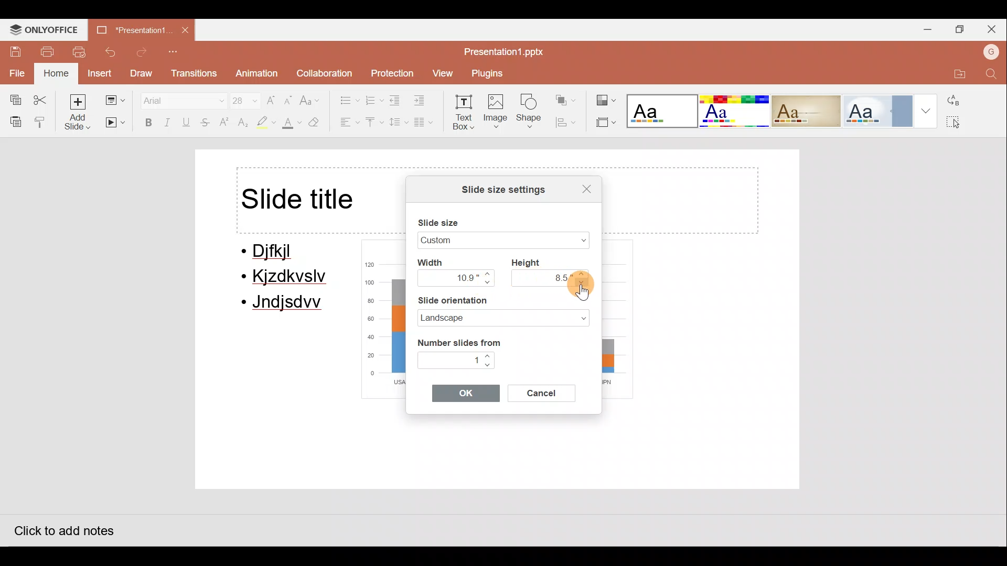 The height and width of the screenshot is (566, 1007). Describe the element at coordinates (962, 123) in the screenshot. I see `Select all` at that location.